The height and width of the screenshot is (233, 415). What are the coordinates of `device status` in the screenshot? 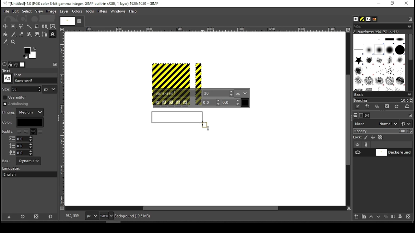 It's located at (10, 64).